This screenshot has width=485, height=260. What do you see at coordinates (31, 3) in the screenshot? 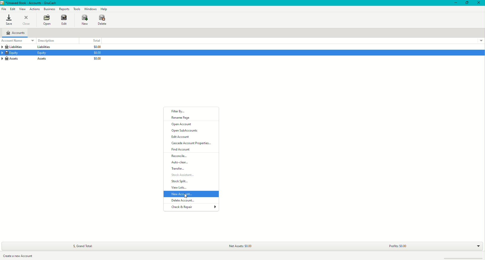
I see `unsaved book` at bounding box center [31, 3].